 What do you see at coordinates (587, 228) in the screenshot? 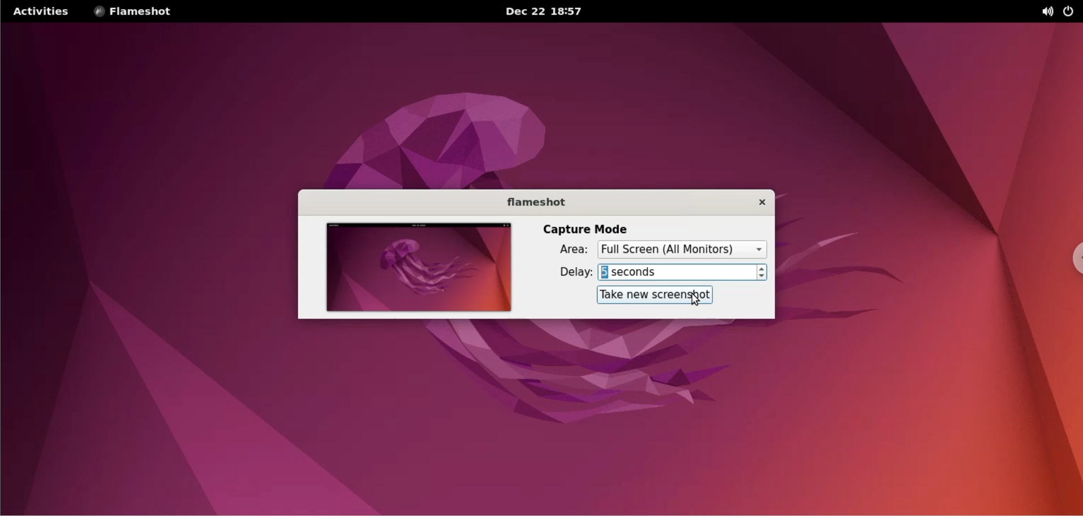
I see `capture mode` at bounding box center [587, 228].